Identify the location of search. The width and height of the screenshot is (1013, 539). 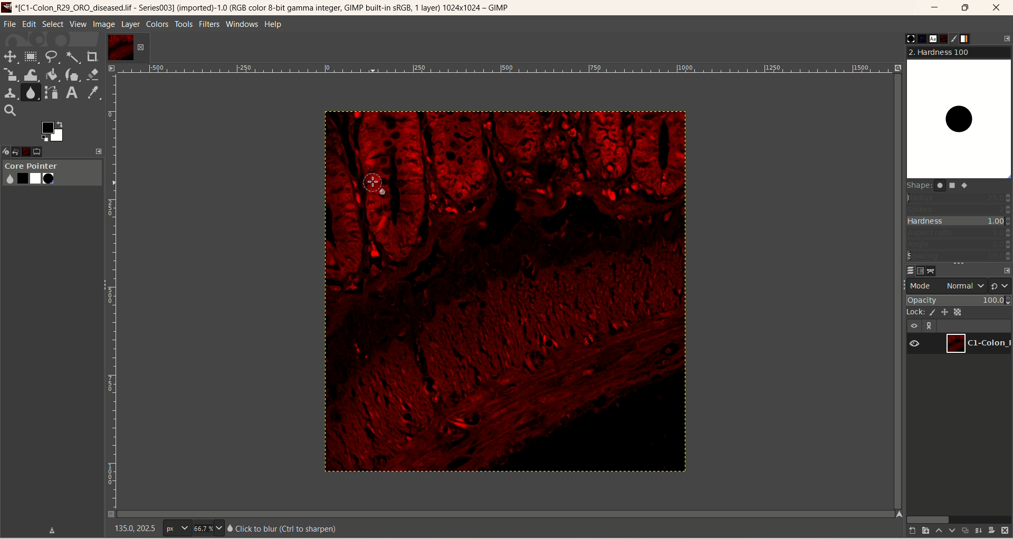
(10, 111).